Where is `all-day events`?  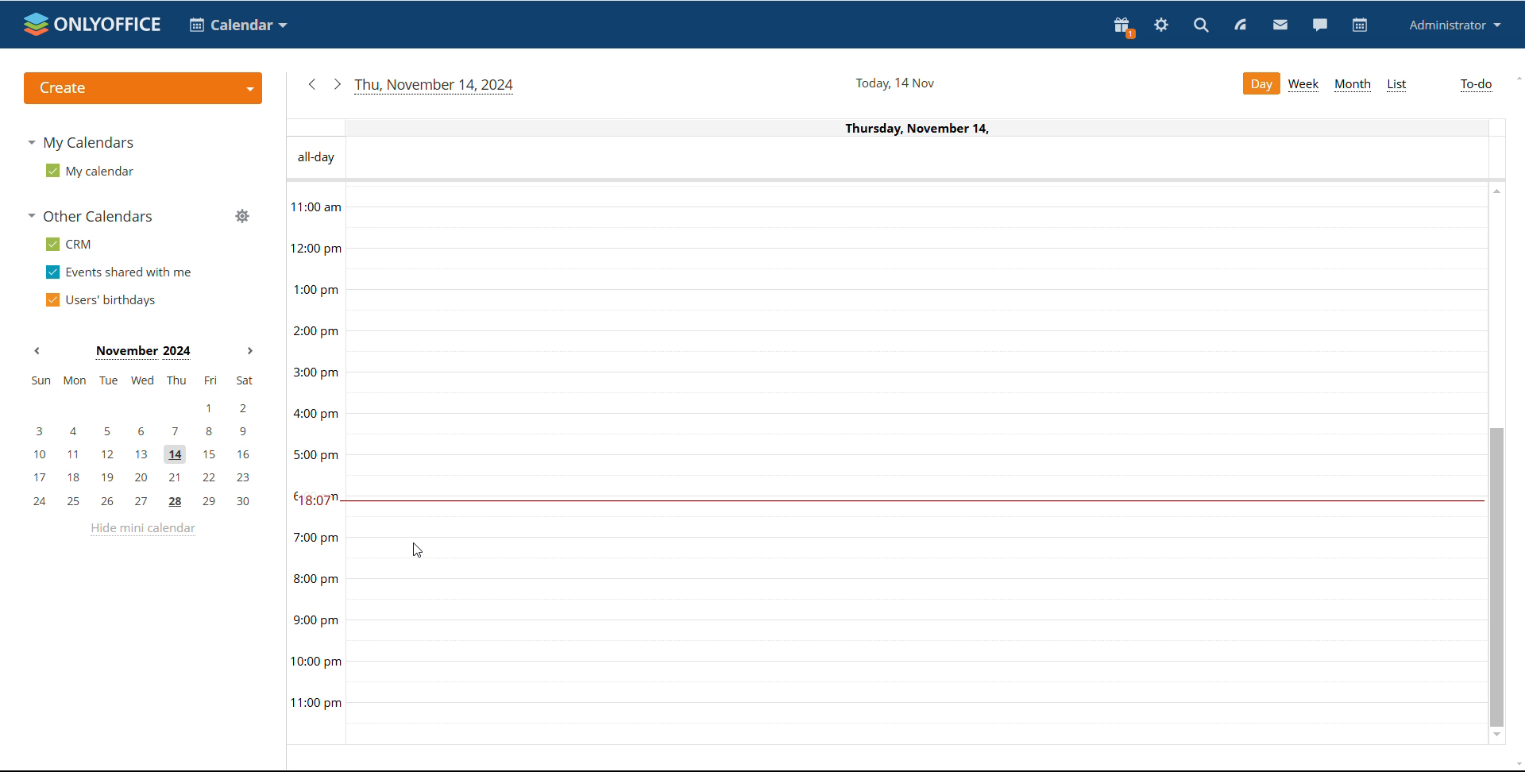 all-day events is located at coordinates (929, 159).